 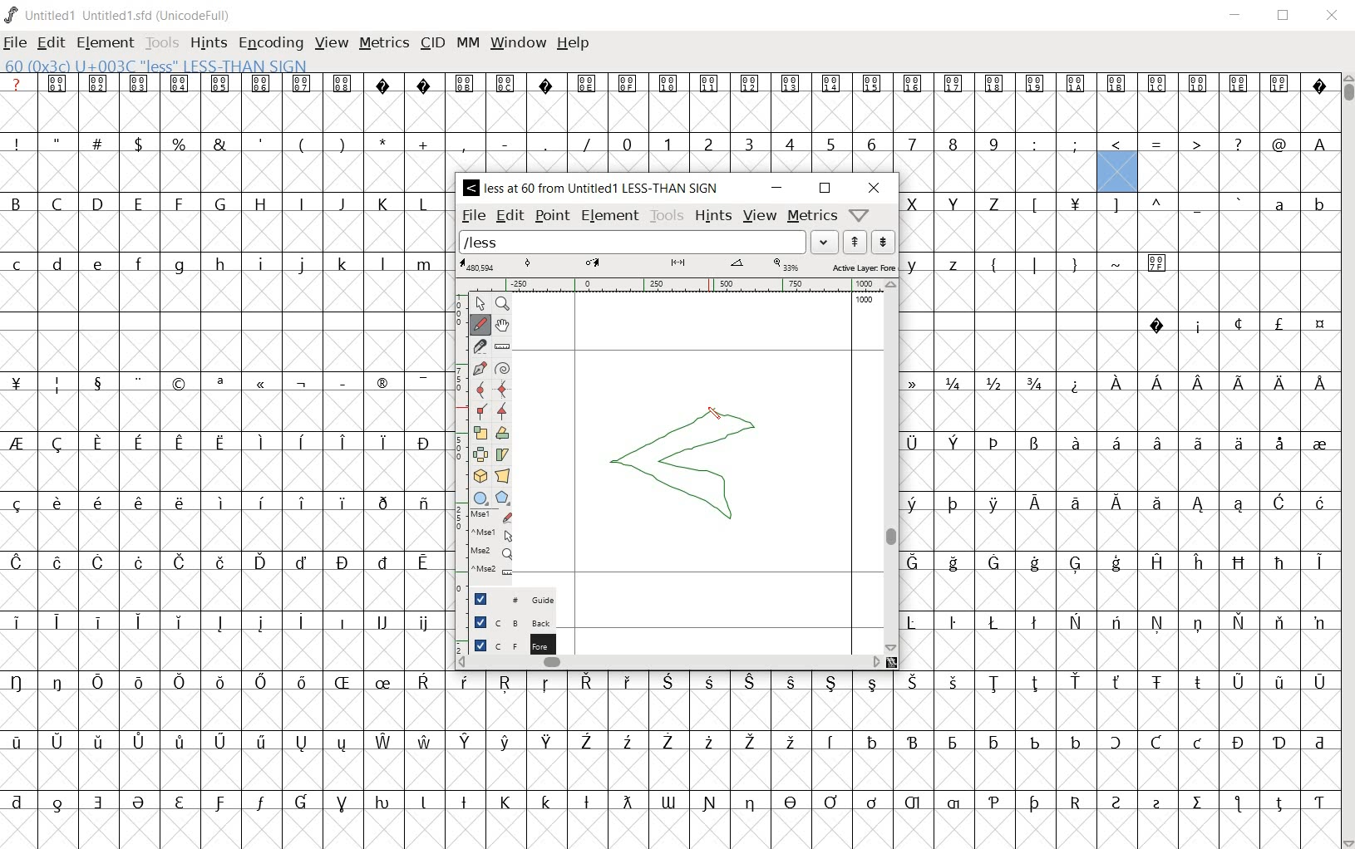 I want to click on polygon or star, so click(x=503, y=498).